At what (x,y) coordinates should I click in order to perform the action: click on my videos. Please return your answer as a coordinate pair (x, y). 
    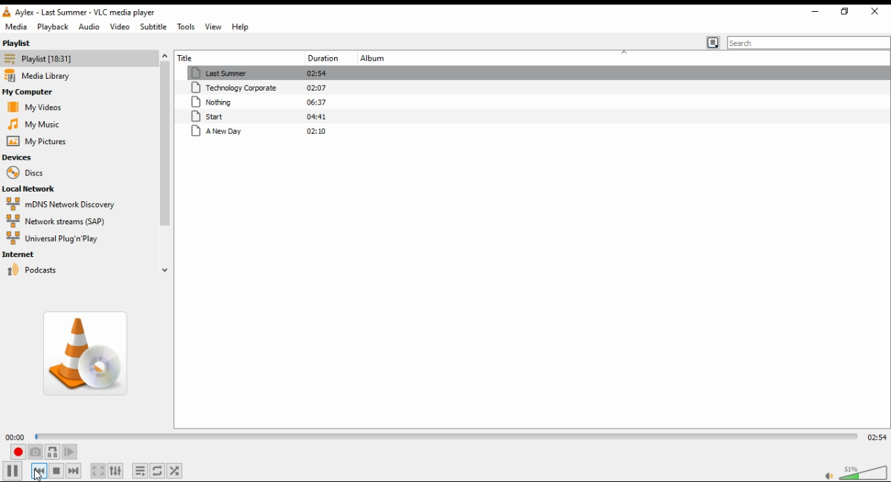
    Looking at the image, I should click on (39, 107).